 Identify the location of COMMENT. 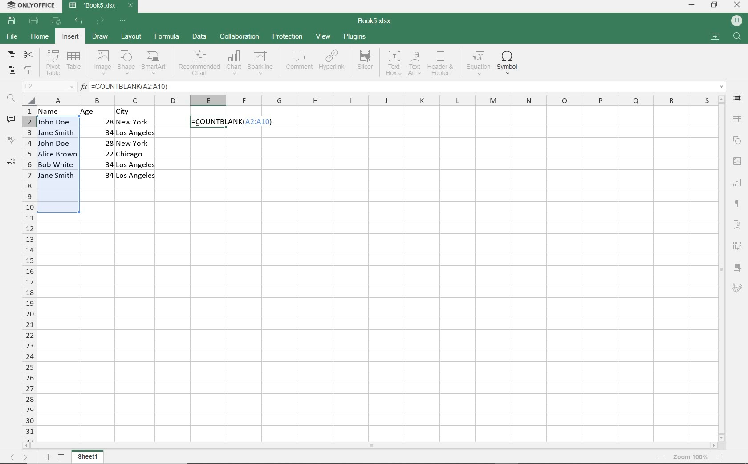
(299, 62).